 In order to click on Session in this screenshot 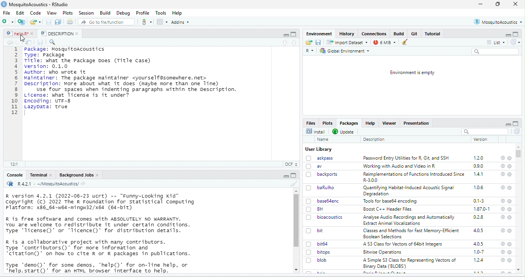, I will do `click(86, 13)`.